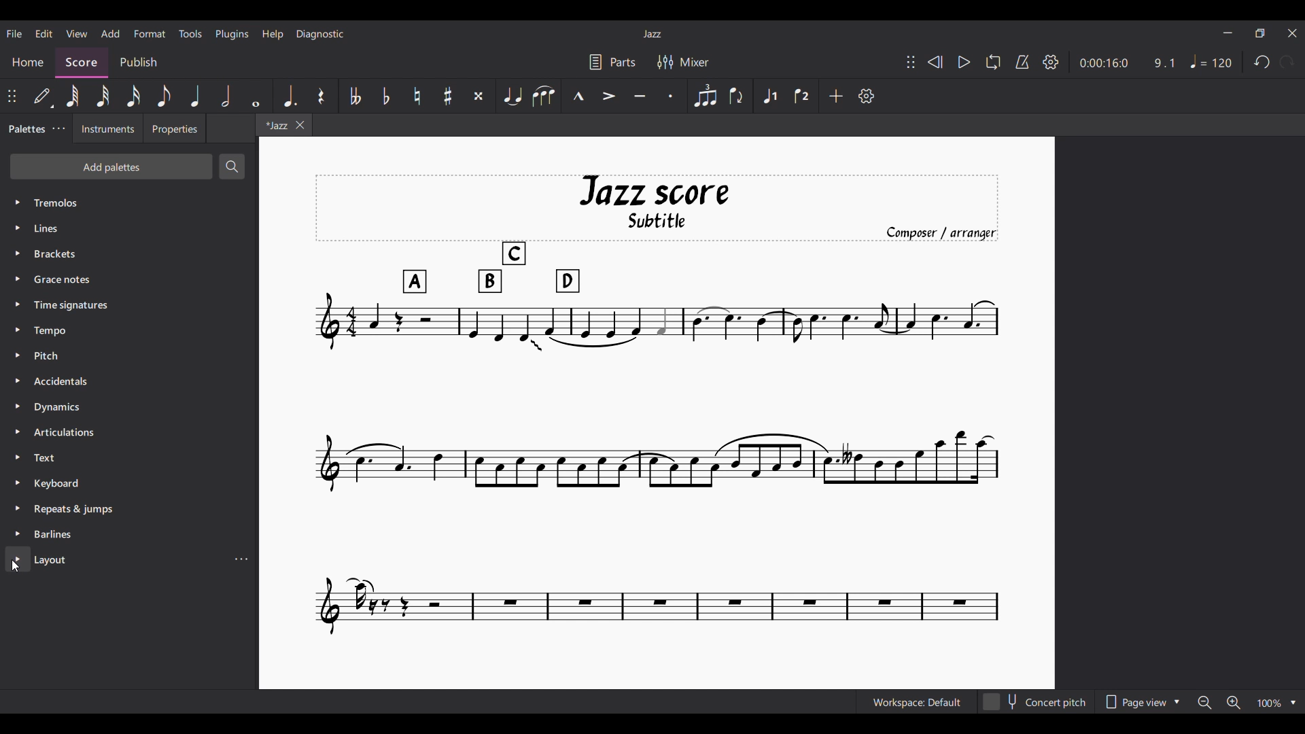 This screenshot has height=734, width=1305. Describe the element at coordinates (290, 96) in the screenshot. I see `Augmentation dot` at that location.